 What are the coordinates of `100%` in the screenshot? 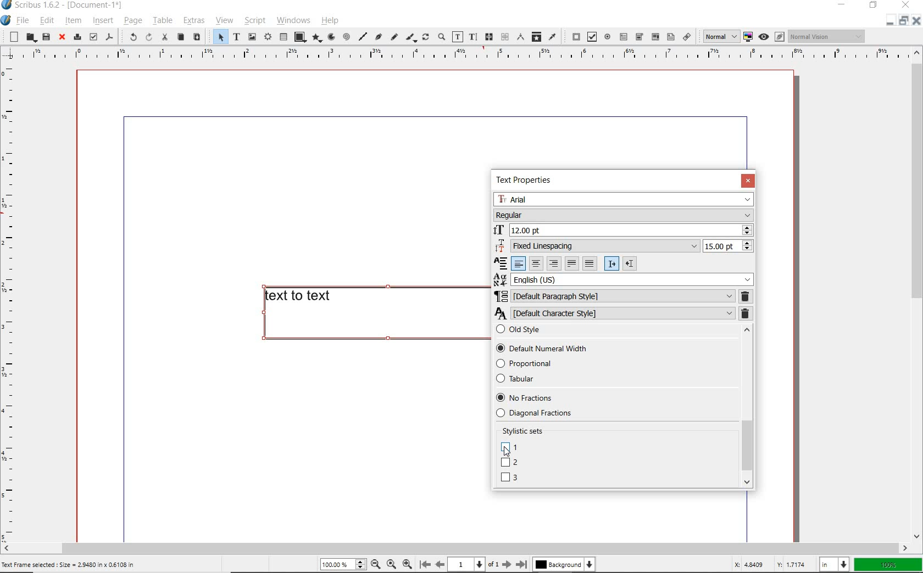 It's located at (888, 565).